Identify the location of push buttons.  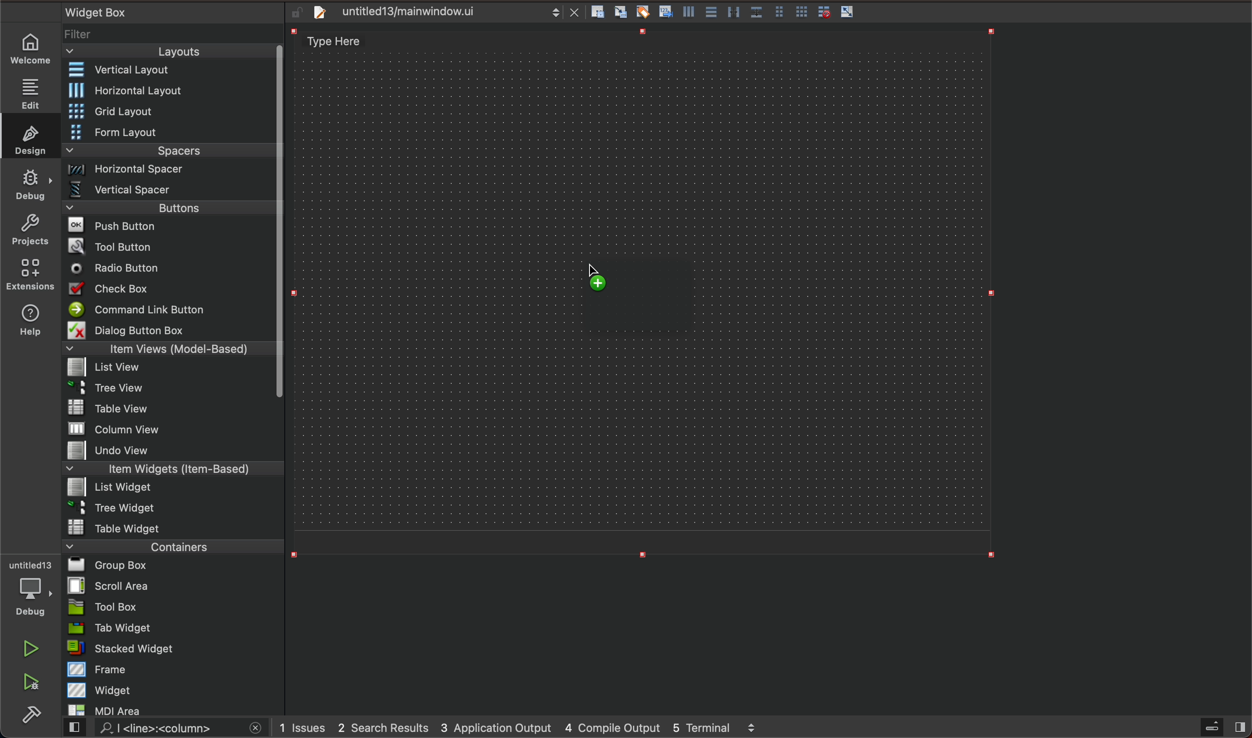
(170, 225).